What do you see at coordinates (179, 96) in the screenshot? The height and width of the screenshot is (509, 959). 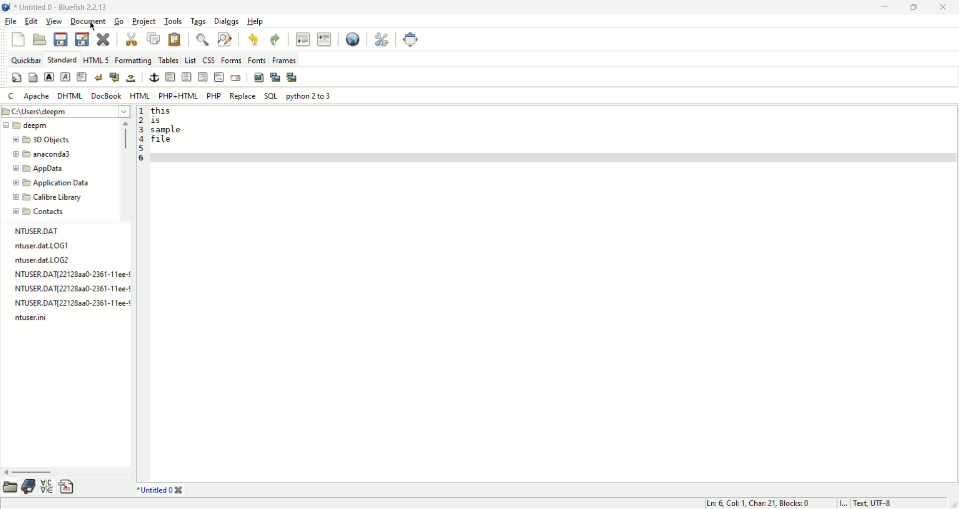 I see `PHP+HTML` at bounding box center [179, 96].